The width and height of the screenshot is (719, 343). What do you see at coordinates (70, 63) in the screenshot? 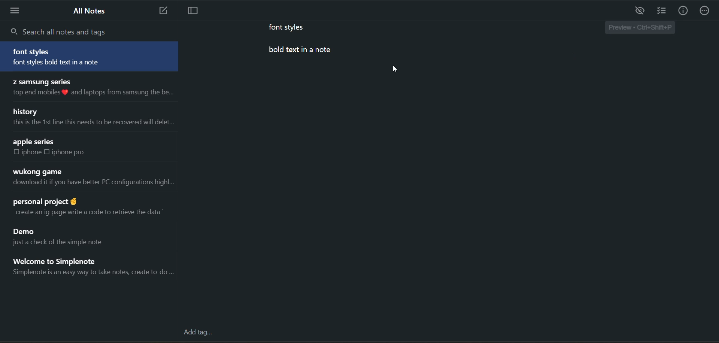
I see `font styles bold text in a note` at bounding box center [70, 63].